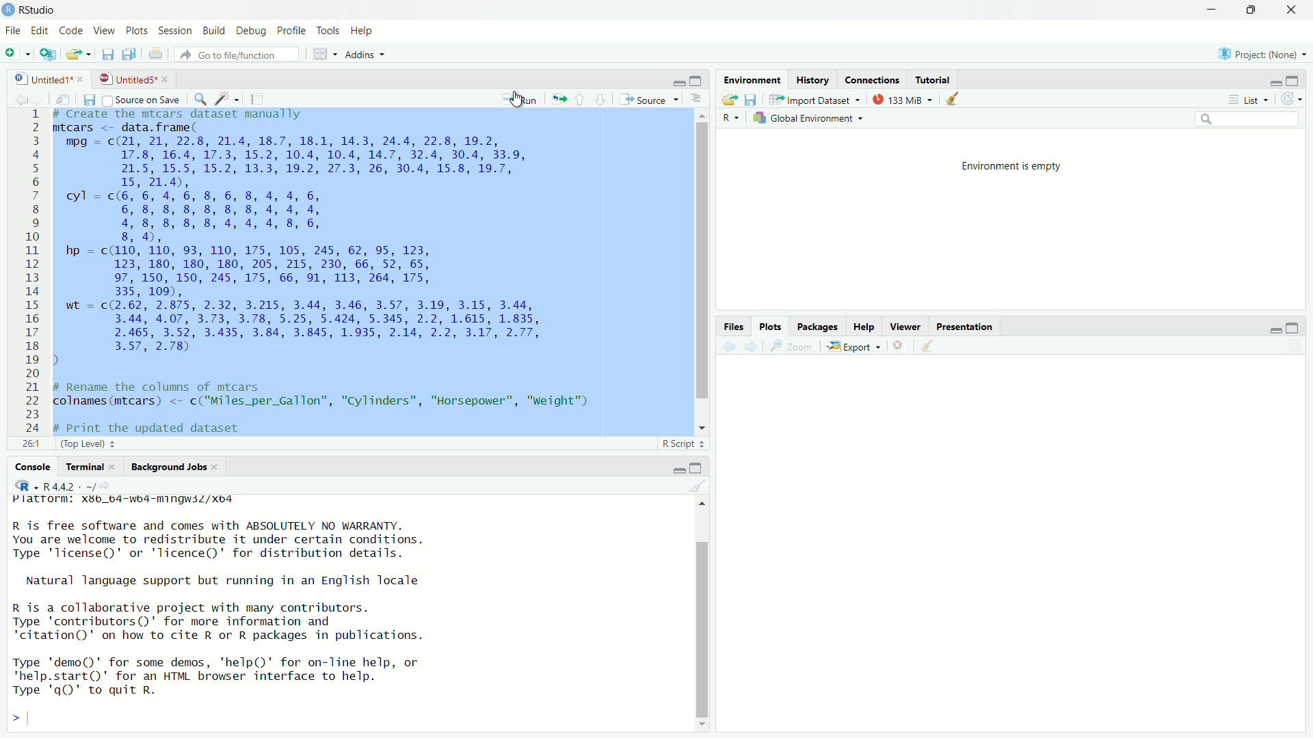  What do you see at coordinates (853, 347) in the screenshot?
I see `Export ~` at bounding box center [853, 347].